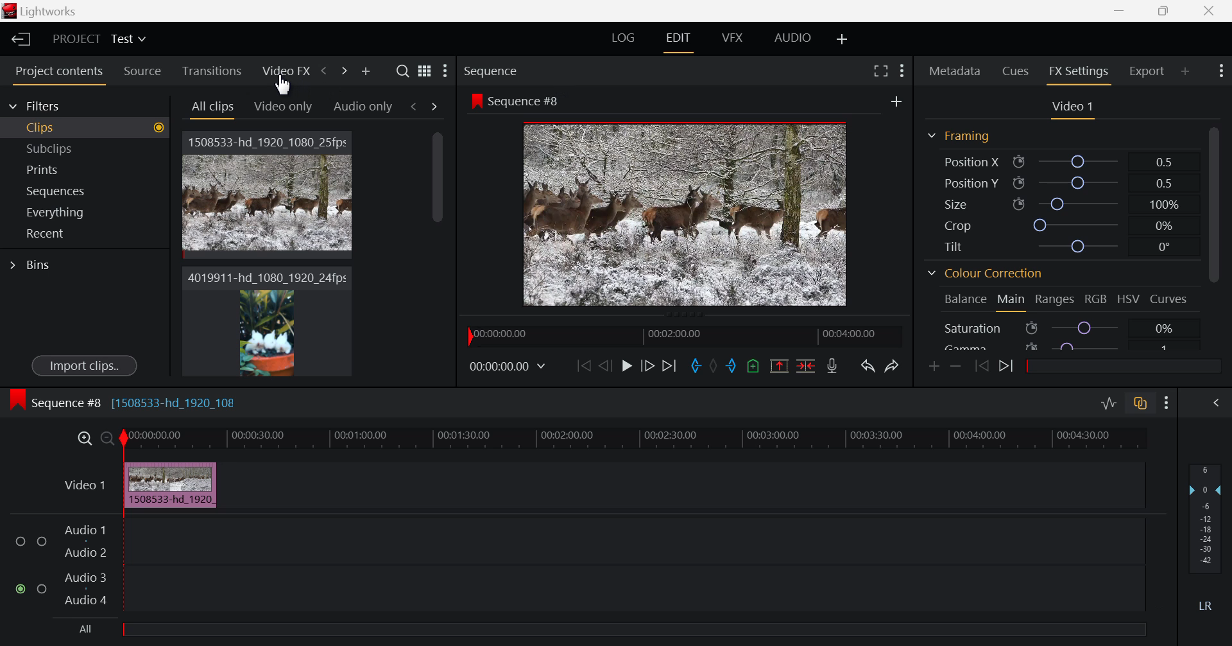  Describe the element at coordinates (1221, 71) in the screenshot. I see `Show Settings` at that location.